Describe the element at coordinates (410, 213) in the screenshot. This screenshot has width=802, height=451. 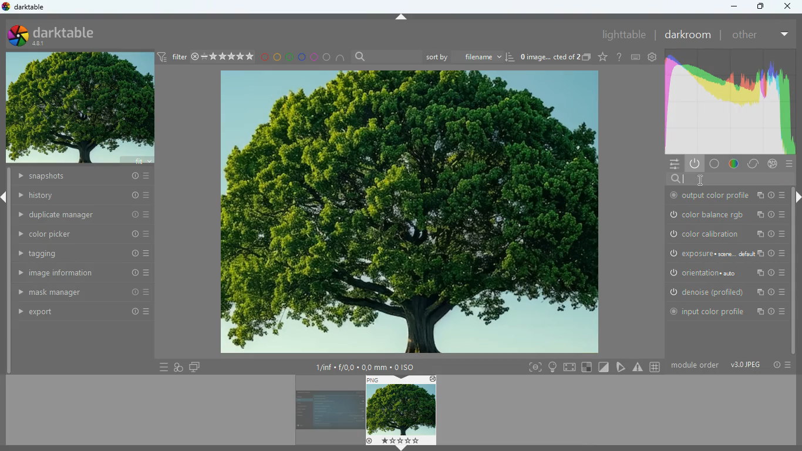
I see `image` at that location.